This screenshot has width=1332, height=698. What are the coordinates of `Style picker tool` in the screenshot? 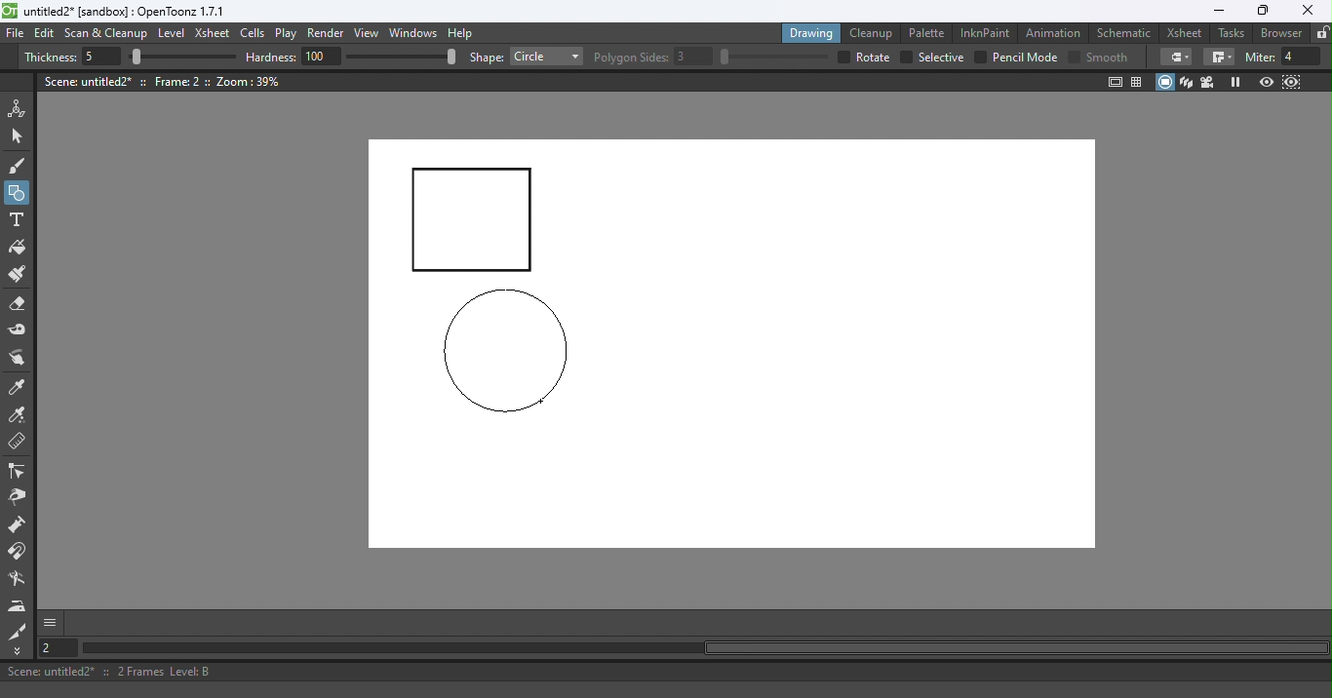 It's located at (19, 388).